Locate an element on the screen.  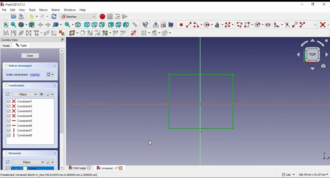
create arc is located at coordinates (198, 25).